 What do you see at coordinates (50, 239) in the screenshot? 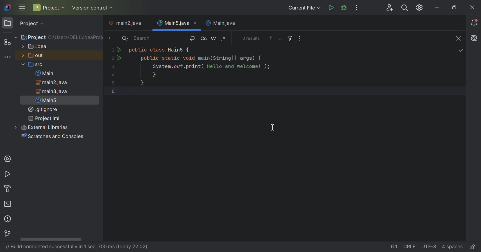
I see `Scroll bar` at bounding box center [50, 239].